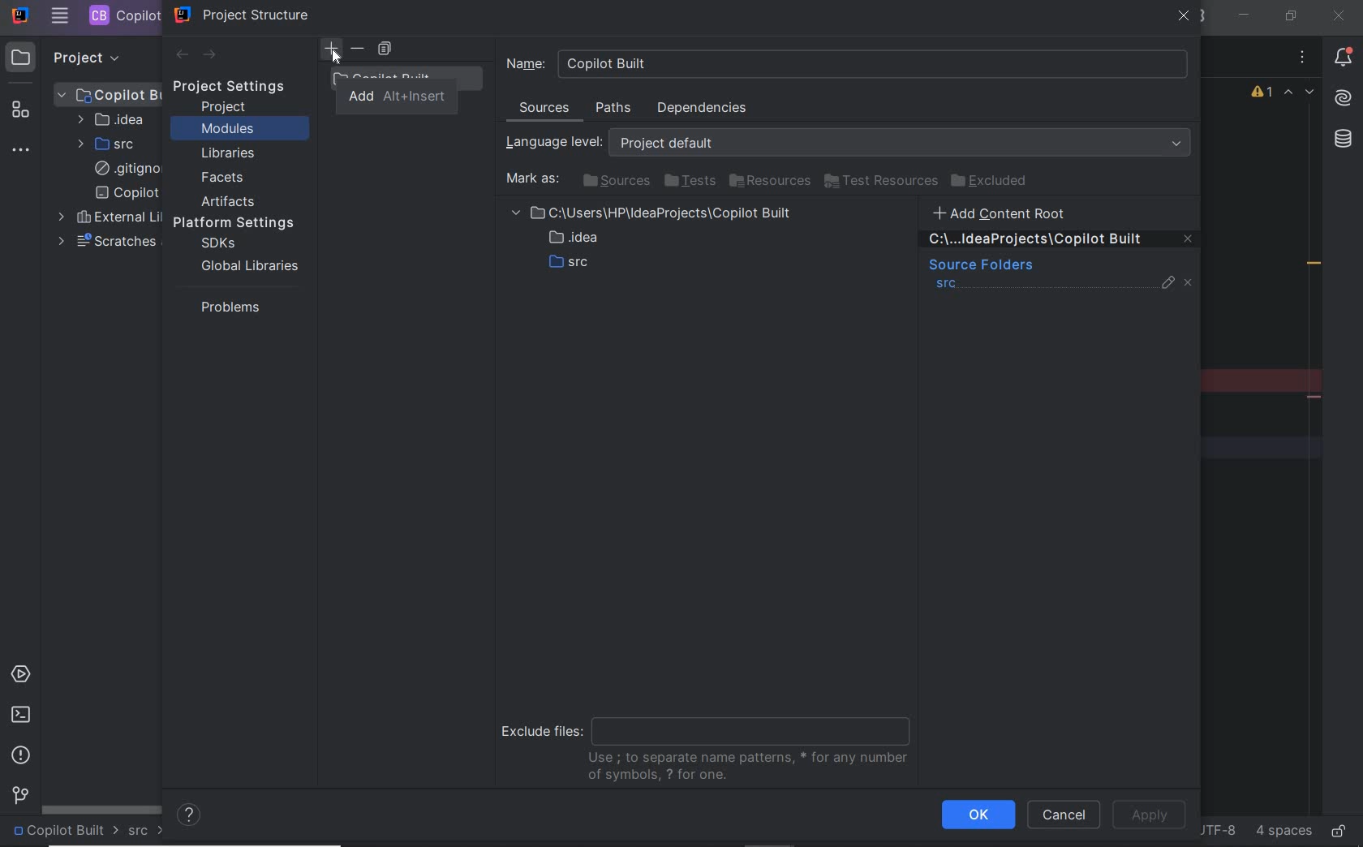  I want to click on options, so click(1303, 59).